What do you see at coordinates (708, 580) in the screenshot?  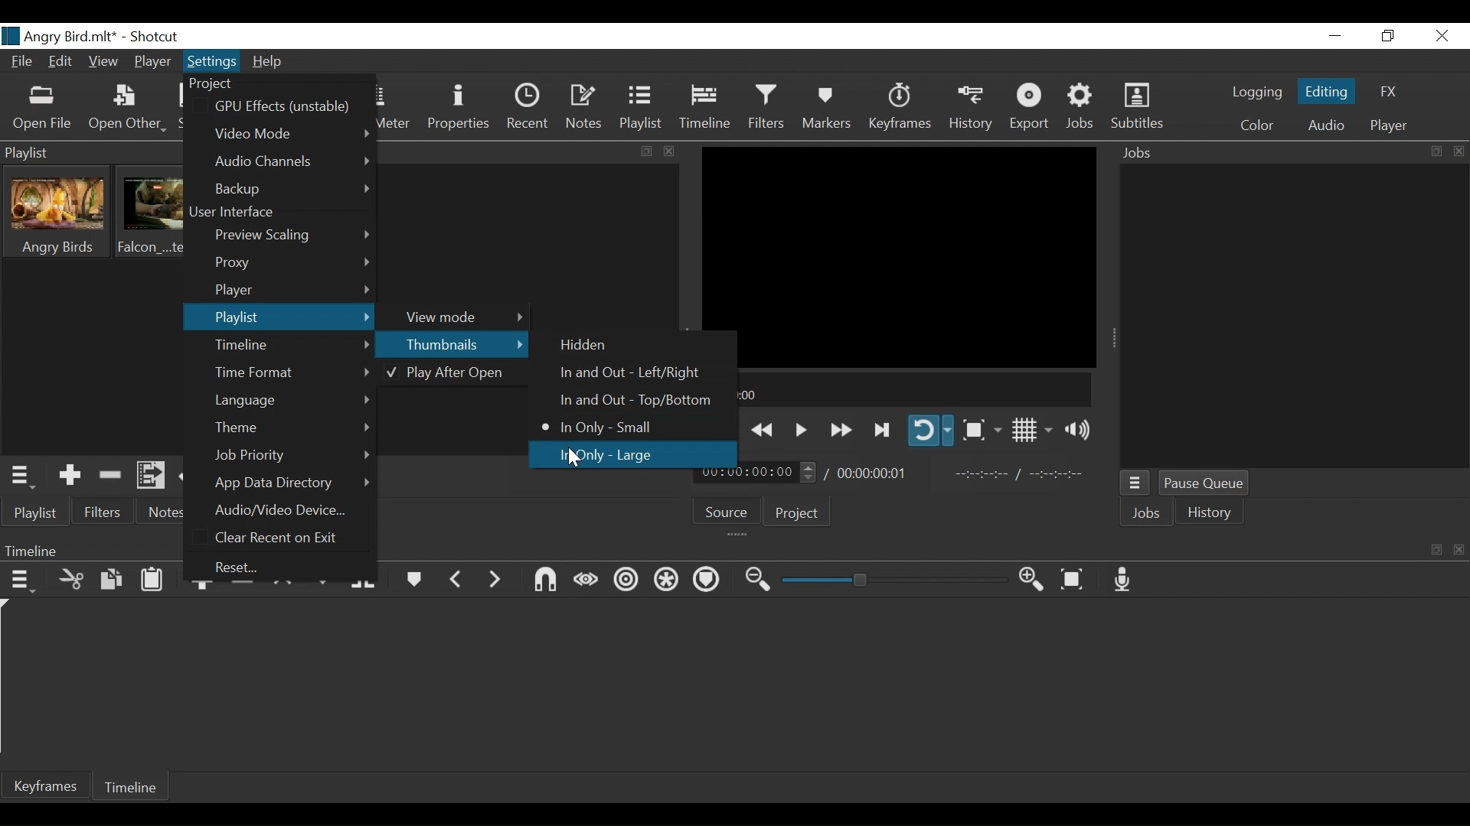 I see `Ripple markers` at bounding box center [708, 580].